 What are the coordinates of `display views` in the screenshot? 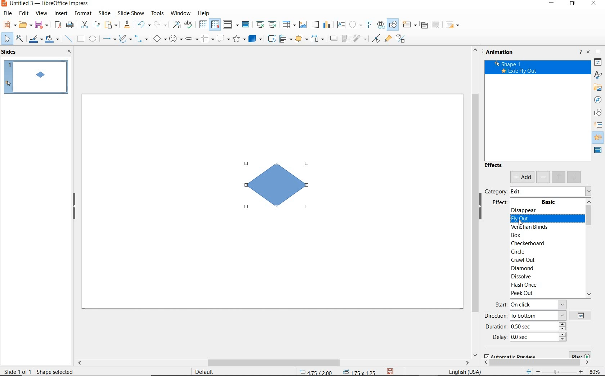 It's located at (230, 25).